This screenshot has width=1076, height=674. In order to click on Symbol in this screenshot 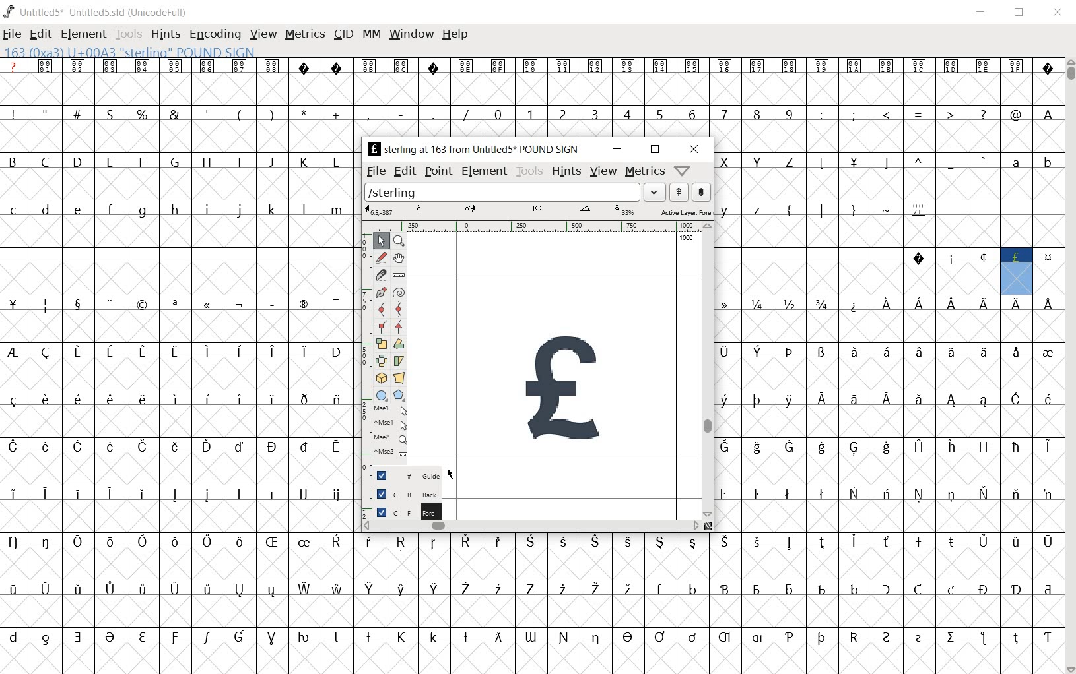, I will do `click(919, 638)`.